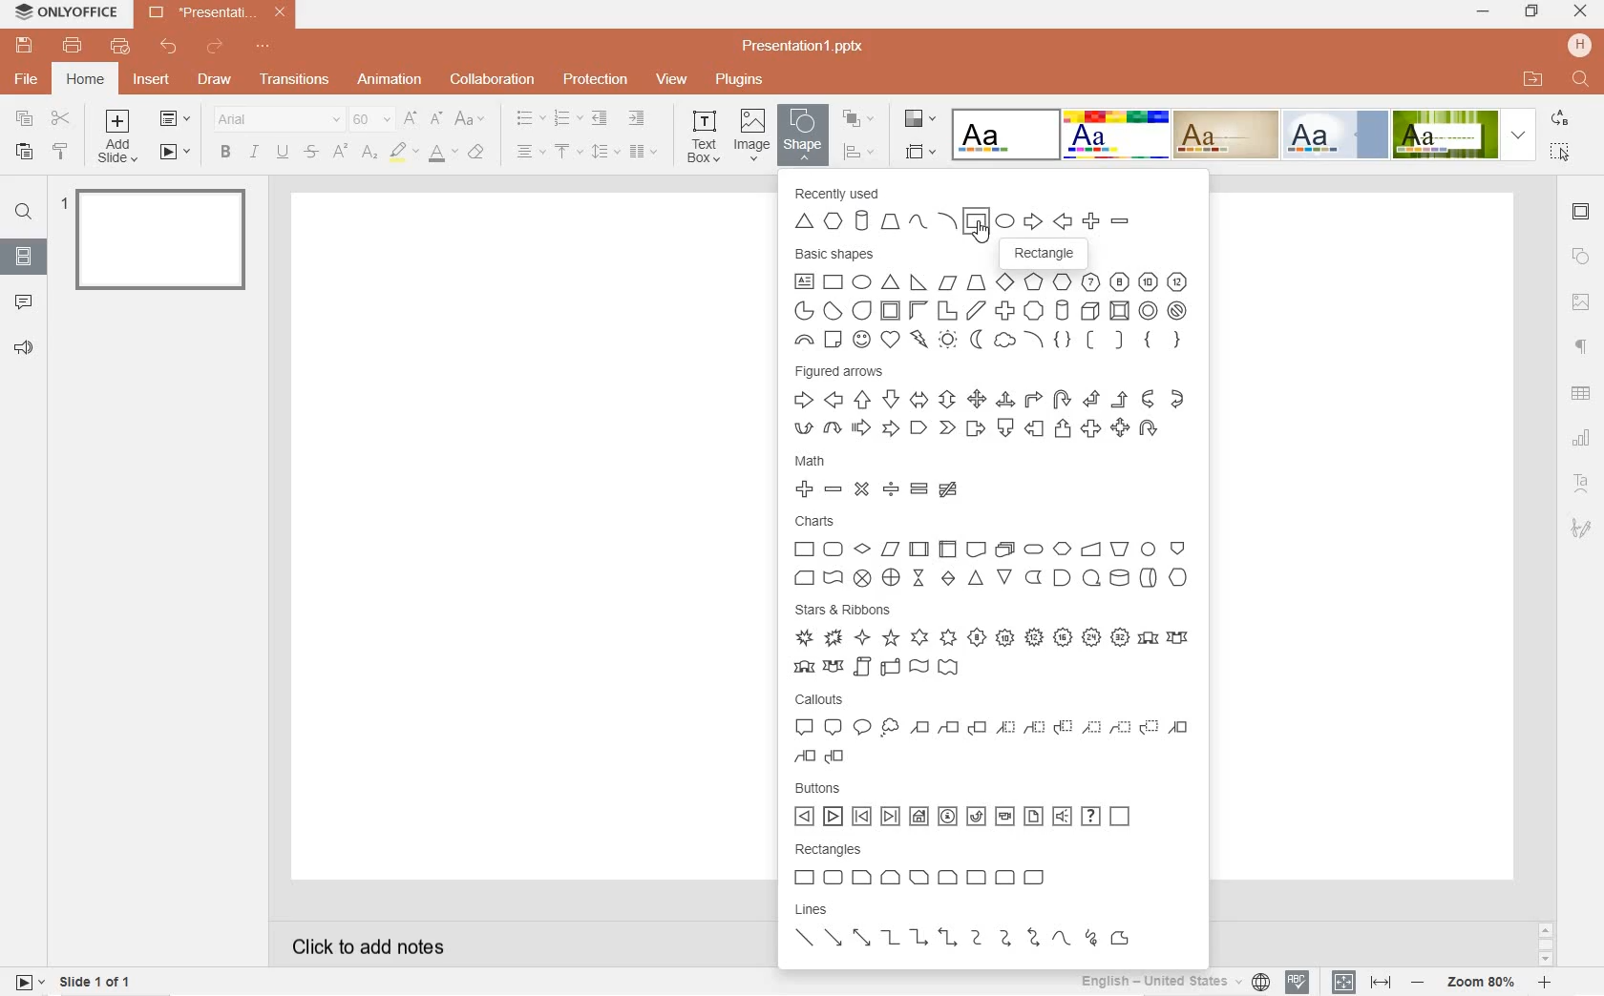 Image resolution: width=1604 pixels, height=996 pixels. Describe the element at coordinates (1036, 729) in the screenshot. I see `Line Callout 2 (Accent Bar)` at that location.